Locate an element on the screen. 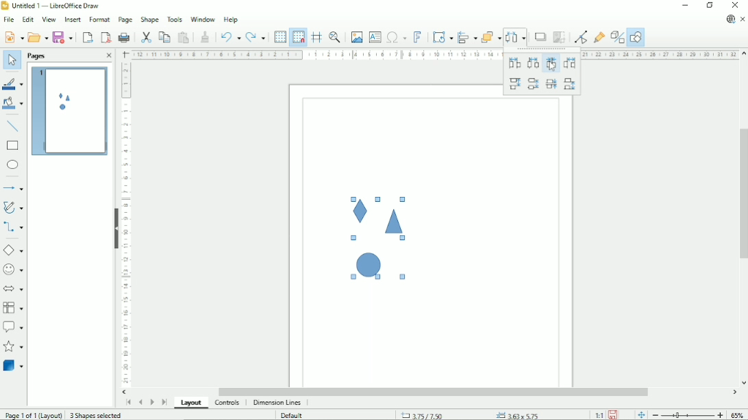  Zoom out/in is located at coordinates (687, 415).